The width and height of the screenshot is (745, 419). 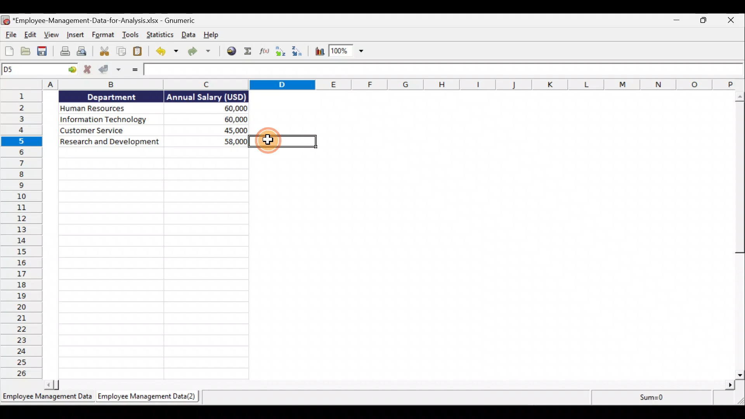 I want to click on Edit a function in the current cell, so click(x=265, y=52).